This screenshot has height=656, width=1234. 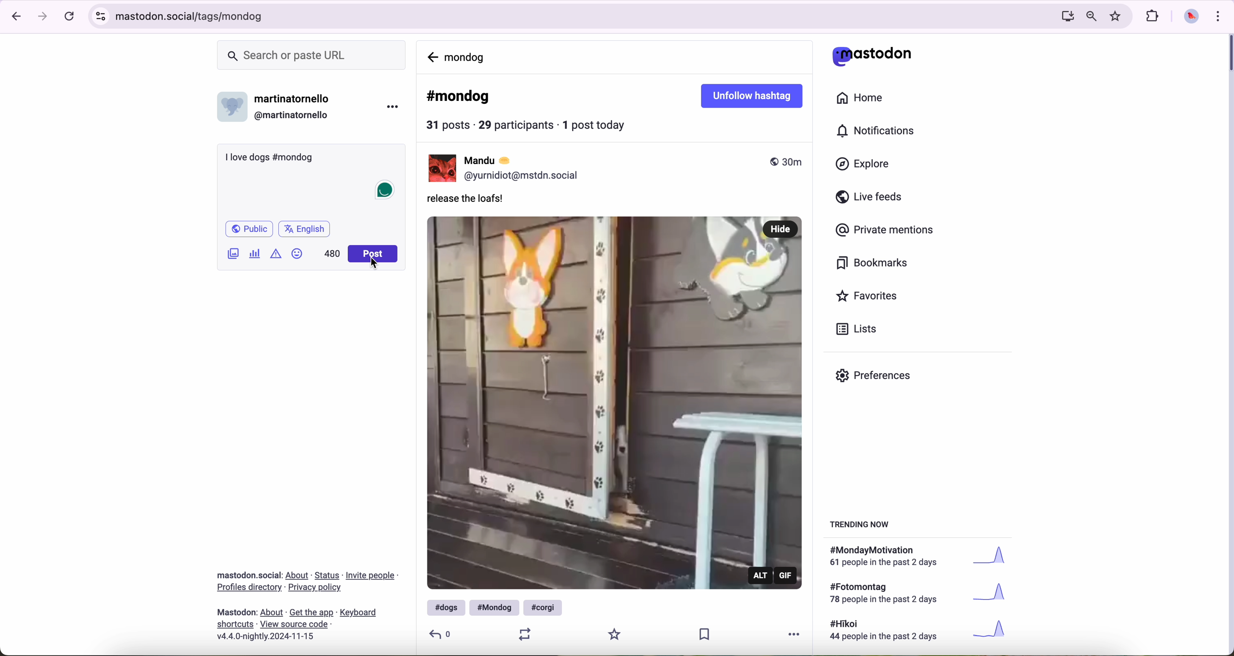 I want to click on 29 participants, so click(x=516, y=124).